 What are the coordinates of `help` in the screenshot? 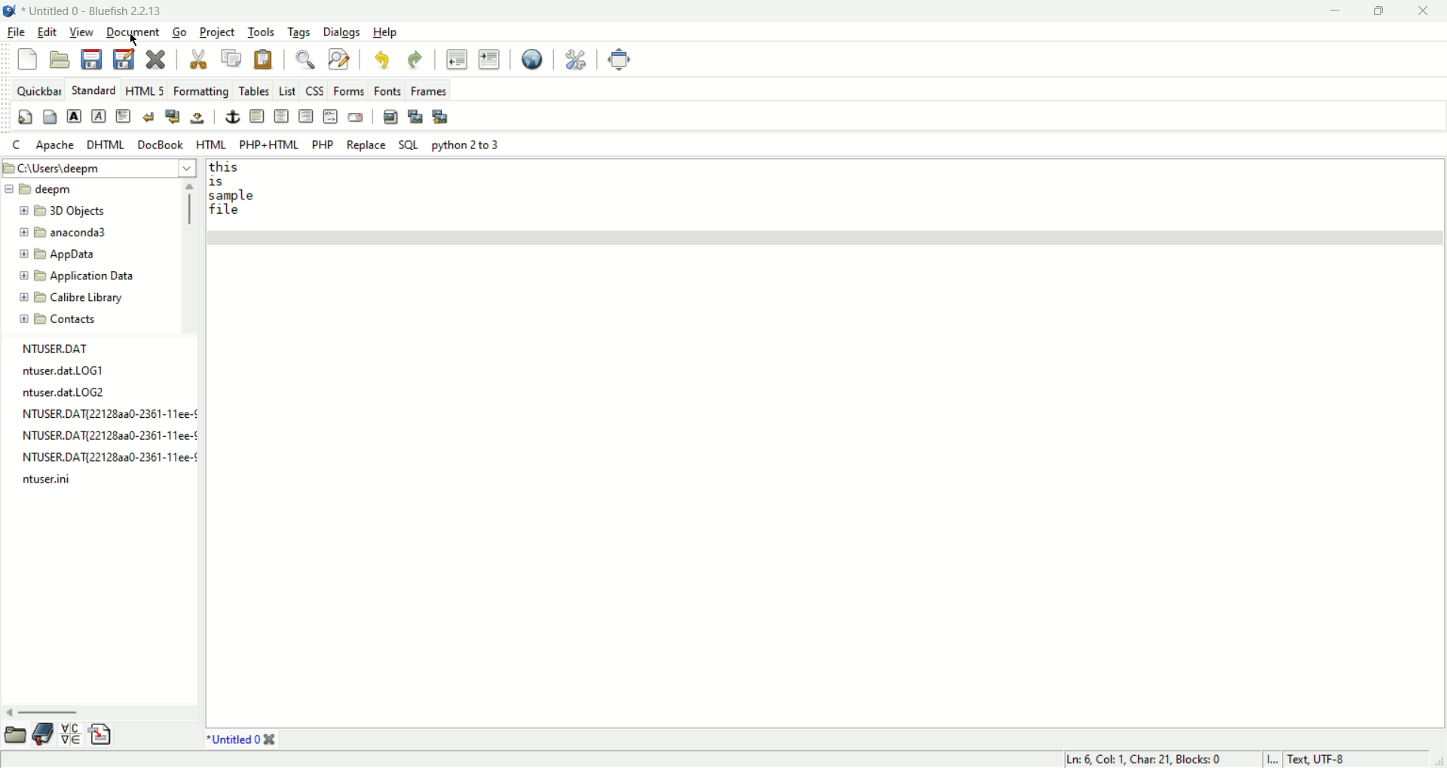 It's located at (387, 32).